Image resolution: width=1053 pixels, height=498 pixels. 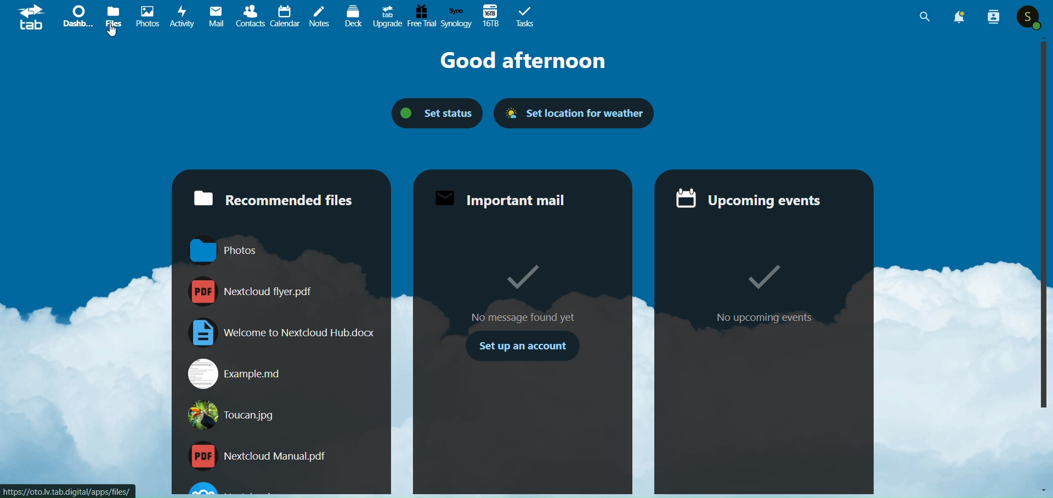 I want to click on notes, so click(x=320, y=16).